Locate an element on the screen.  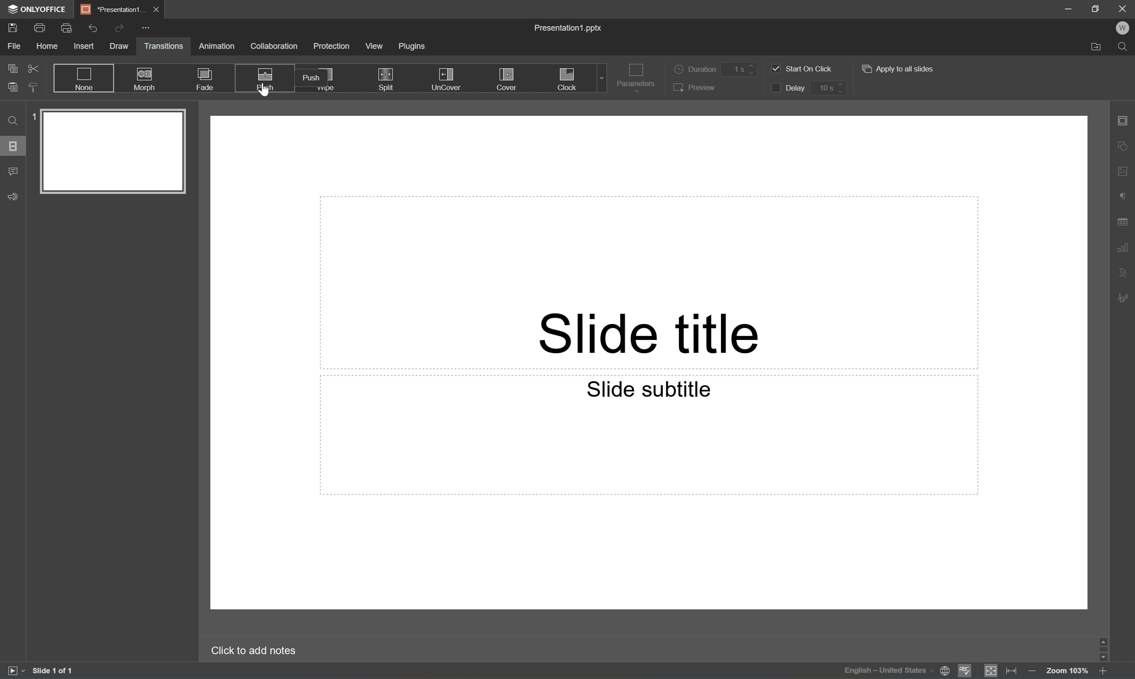
ONLYOFFICE is located at coordinates (41, 9).